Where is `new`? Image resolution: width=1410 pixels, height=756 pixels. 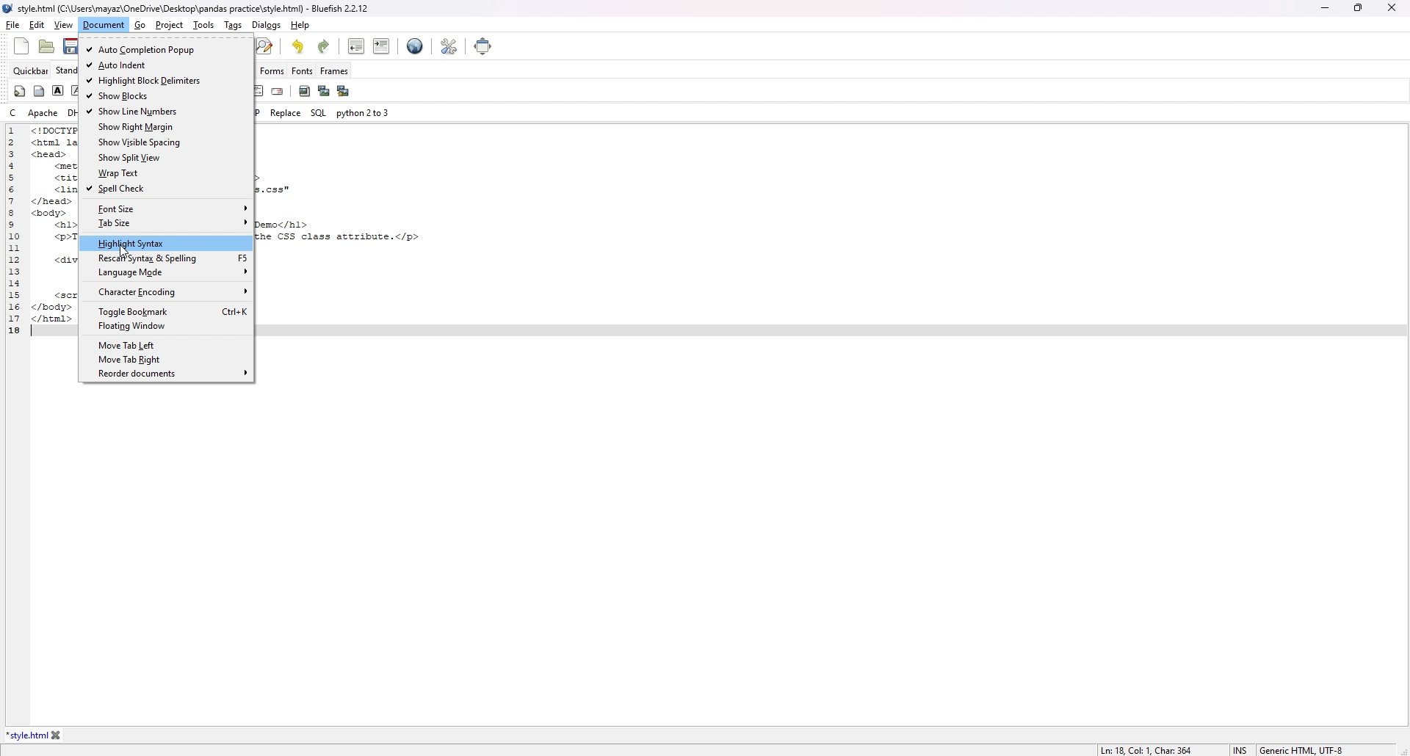
new is located at coordinates (21, 46).